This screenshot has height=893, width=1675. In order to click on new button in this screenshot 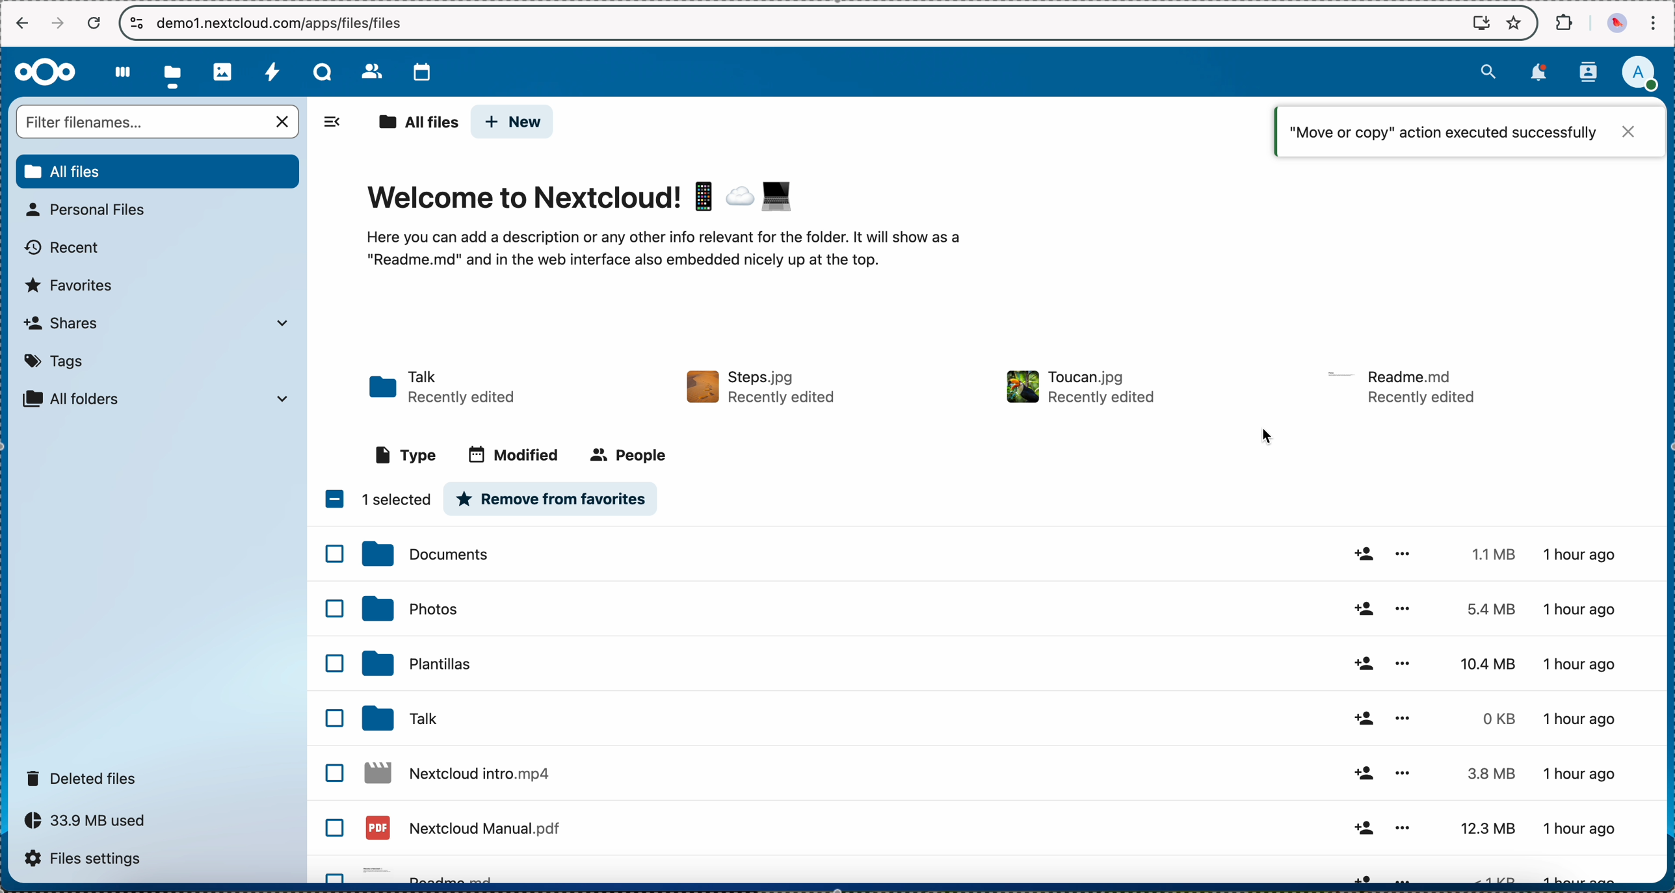, I will do `click(514, 121)`.